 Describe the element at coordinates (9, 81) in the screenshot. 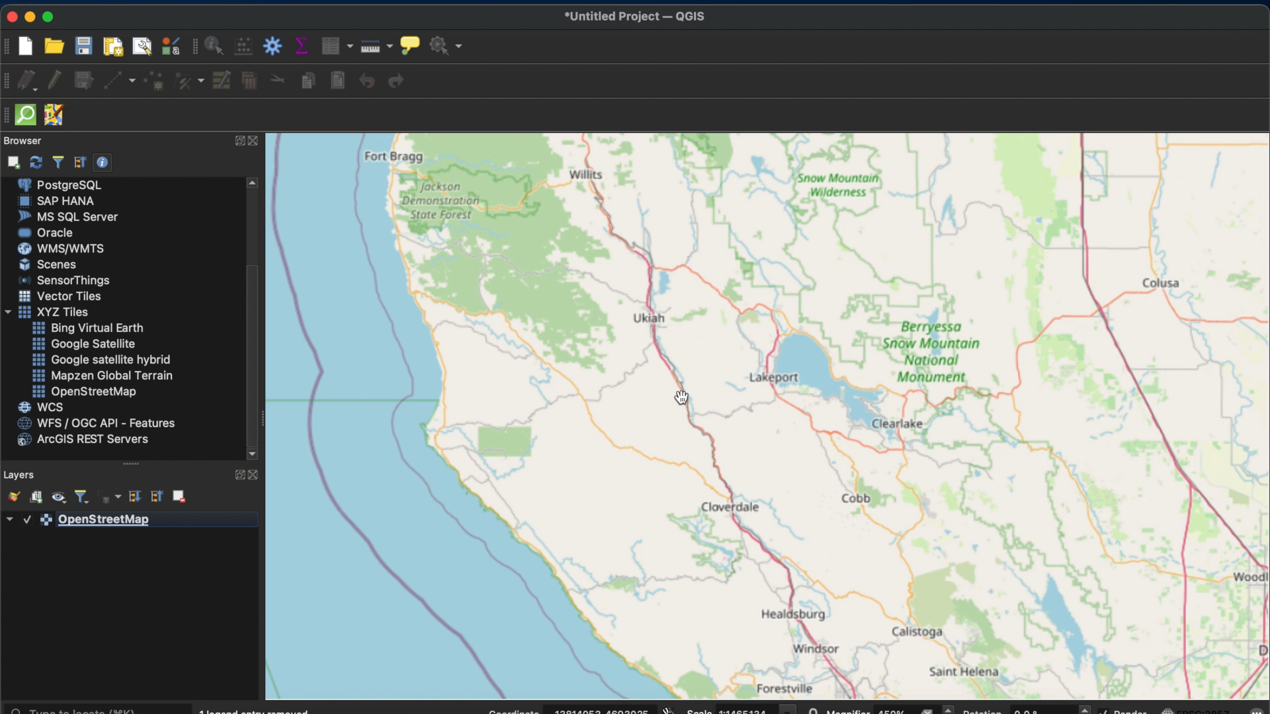

I see `digitizing tool bar` at that location.